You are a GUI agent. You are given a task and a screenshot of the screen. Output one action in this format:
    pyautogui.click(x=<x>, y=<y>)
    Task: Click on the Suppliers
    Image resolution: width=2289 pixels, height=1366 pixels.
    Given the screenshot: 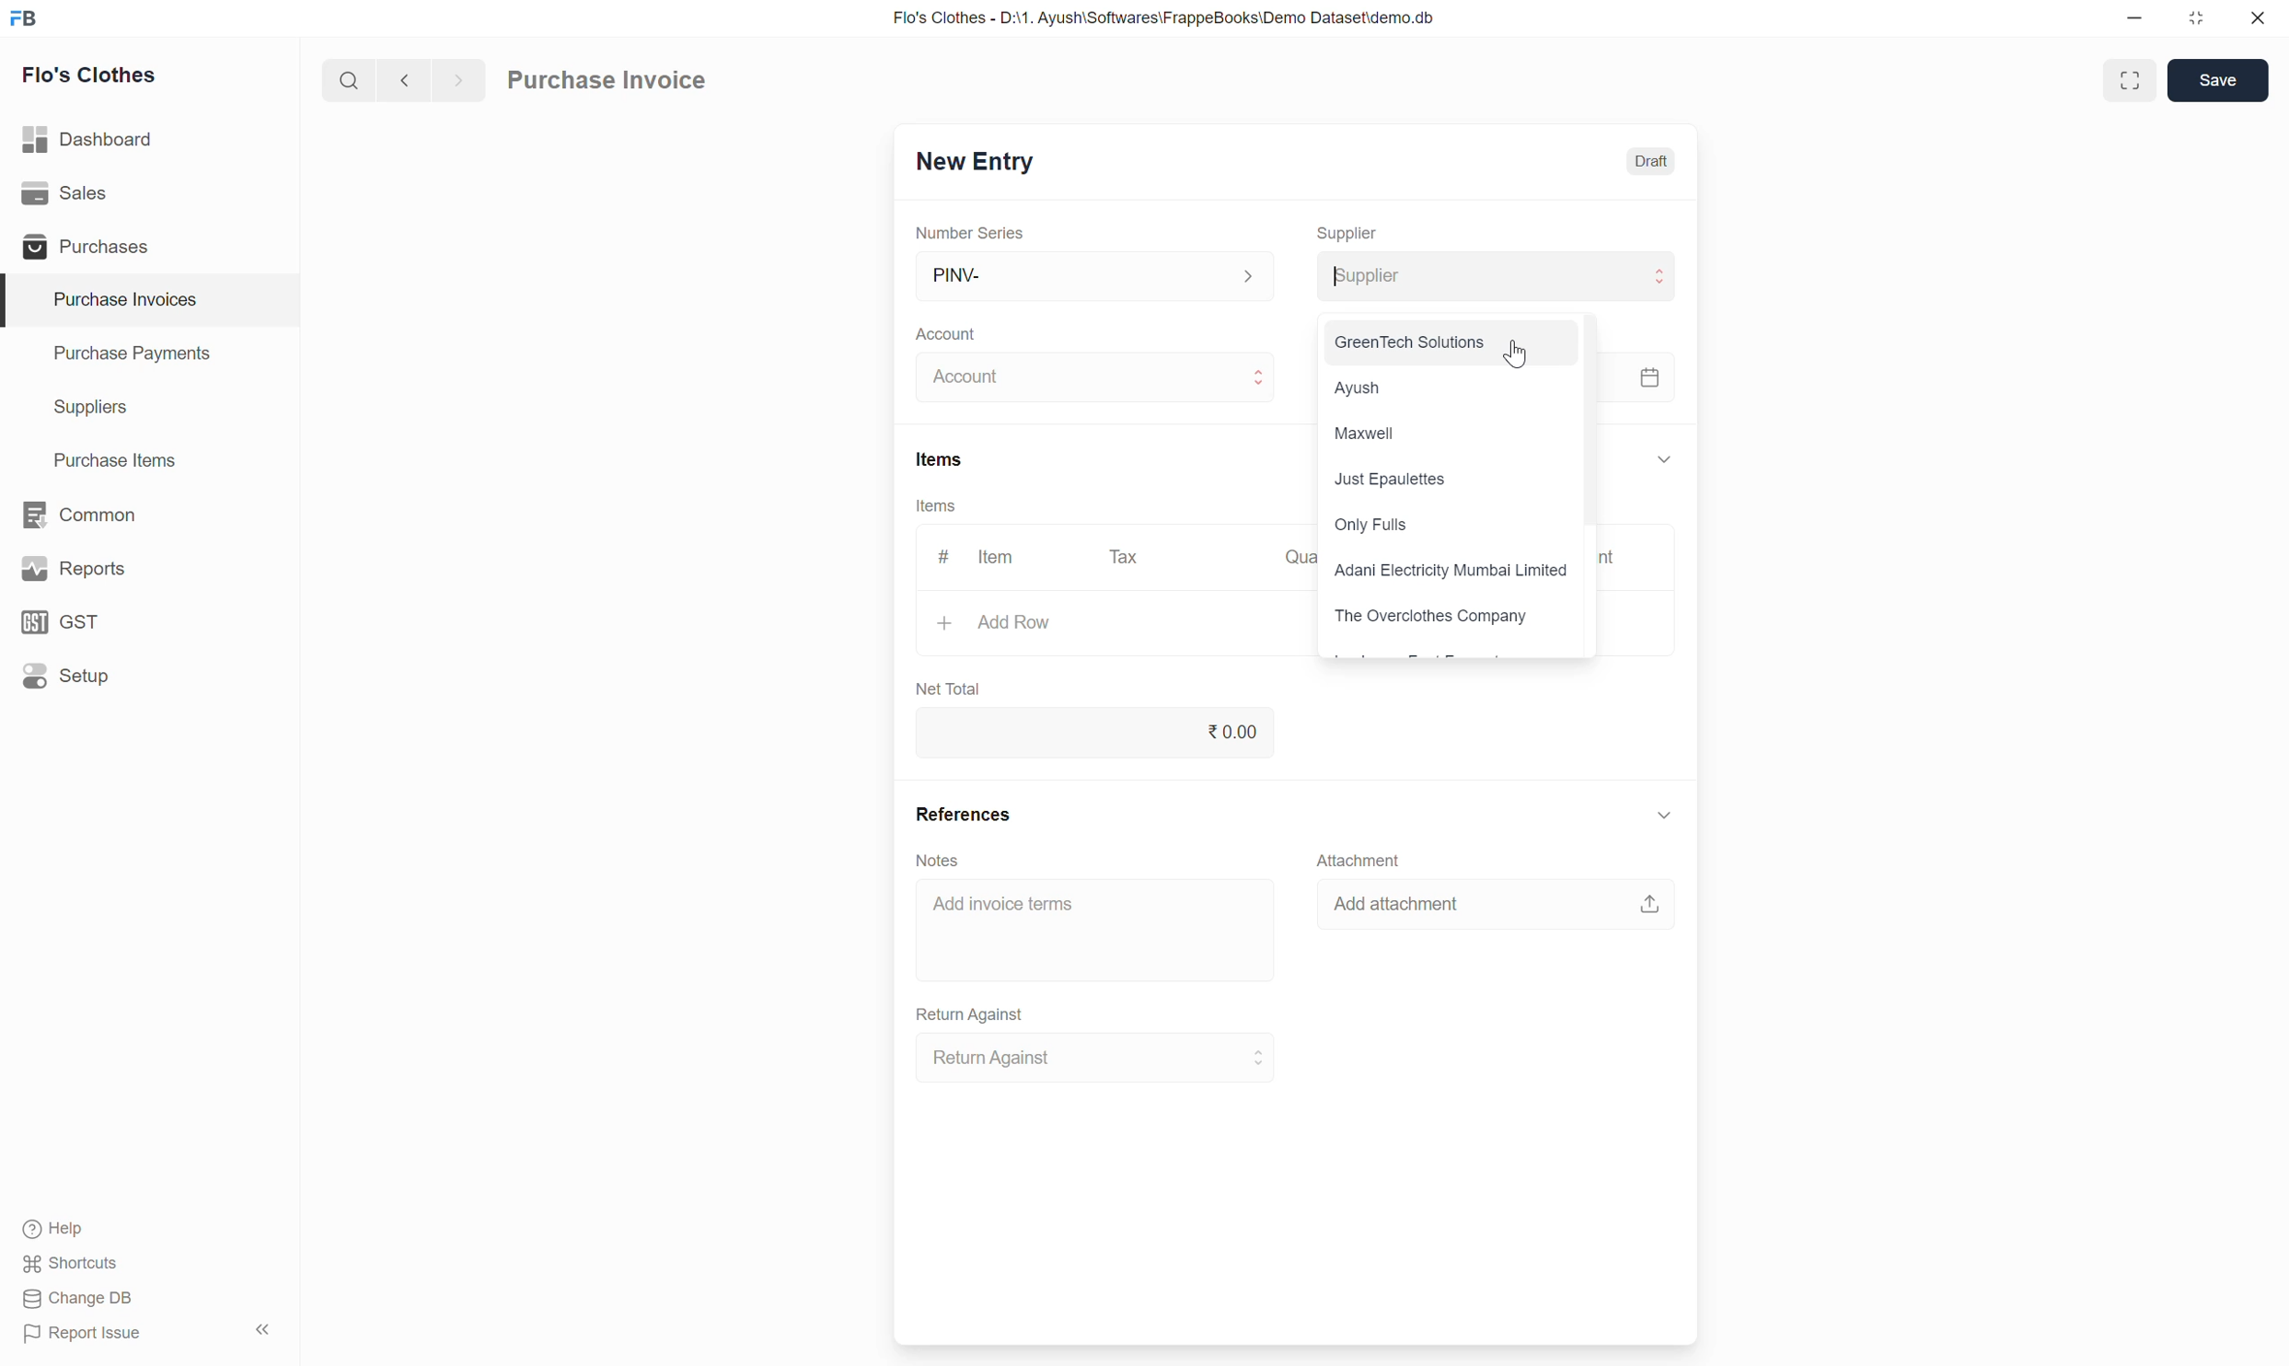 What is the action you would take?
    pyautogui.click(x=150, y=409)
    